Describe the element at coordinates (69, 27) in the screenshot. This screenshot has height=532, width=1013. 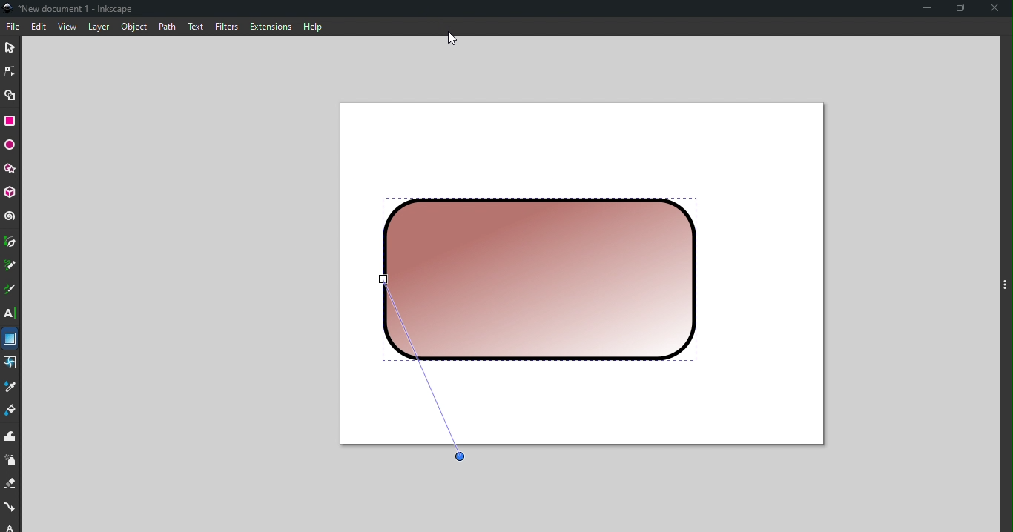
I see `View` at that location.